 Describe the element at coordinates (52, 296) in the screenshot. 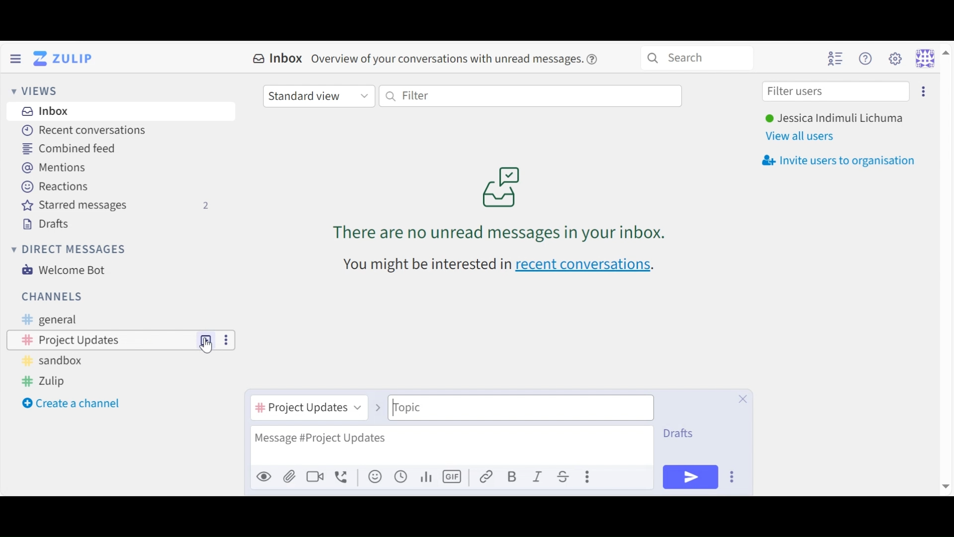

I see `Channel` at that location.